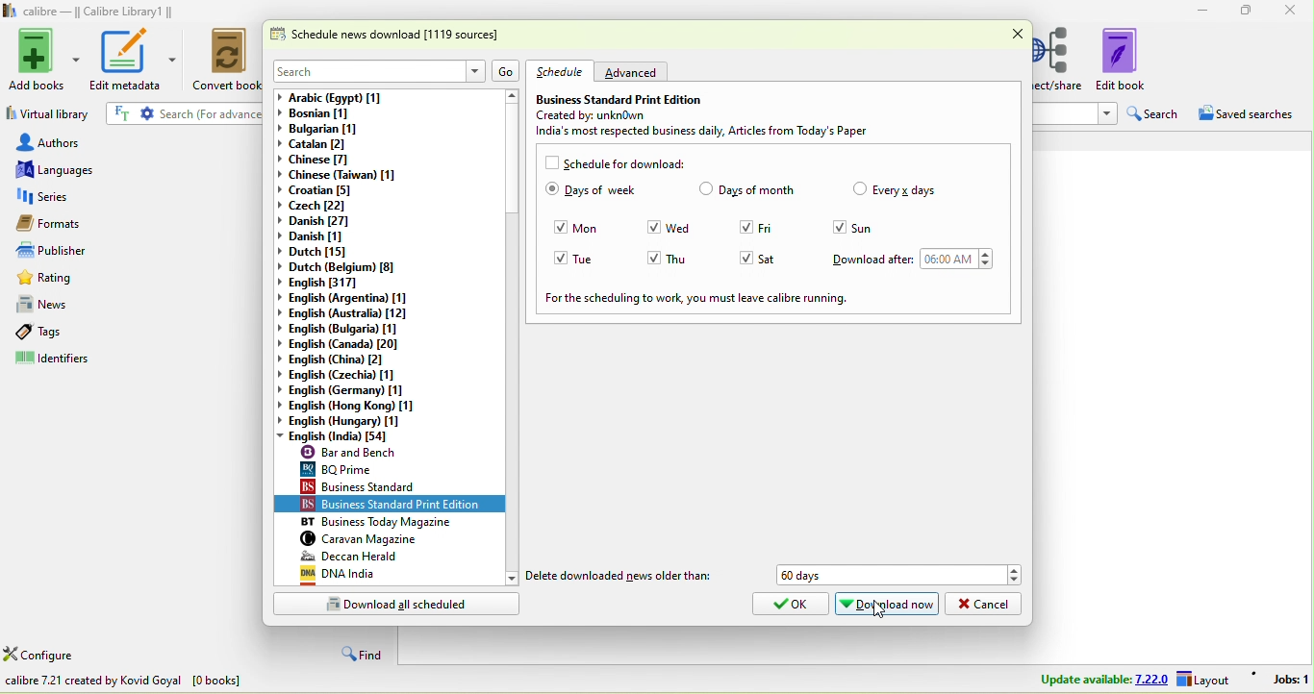 The width and height of the screenshot is (1314, 694). What do you see at coordinates (869, 229) in the screenshot?
I see `sun` at bounding box center [869, 229].